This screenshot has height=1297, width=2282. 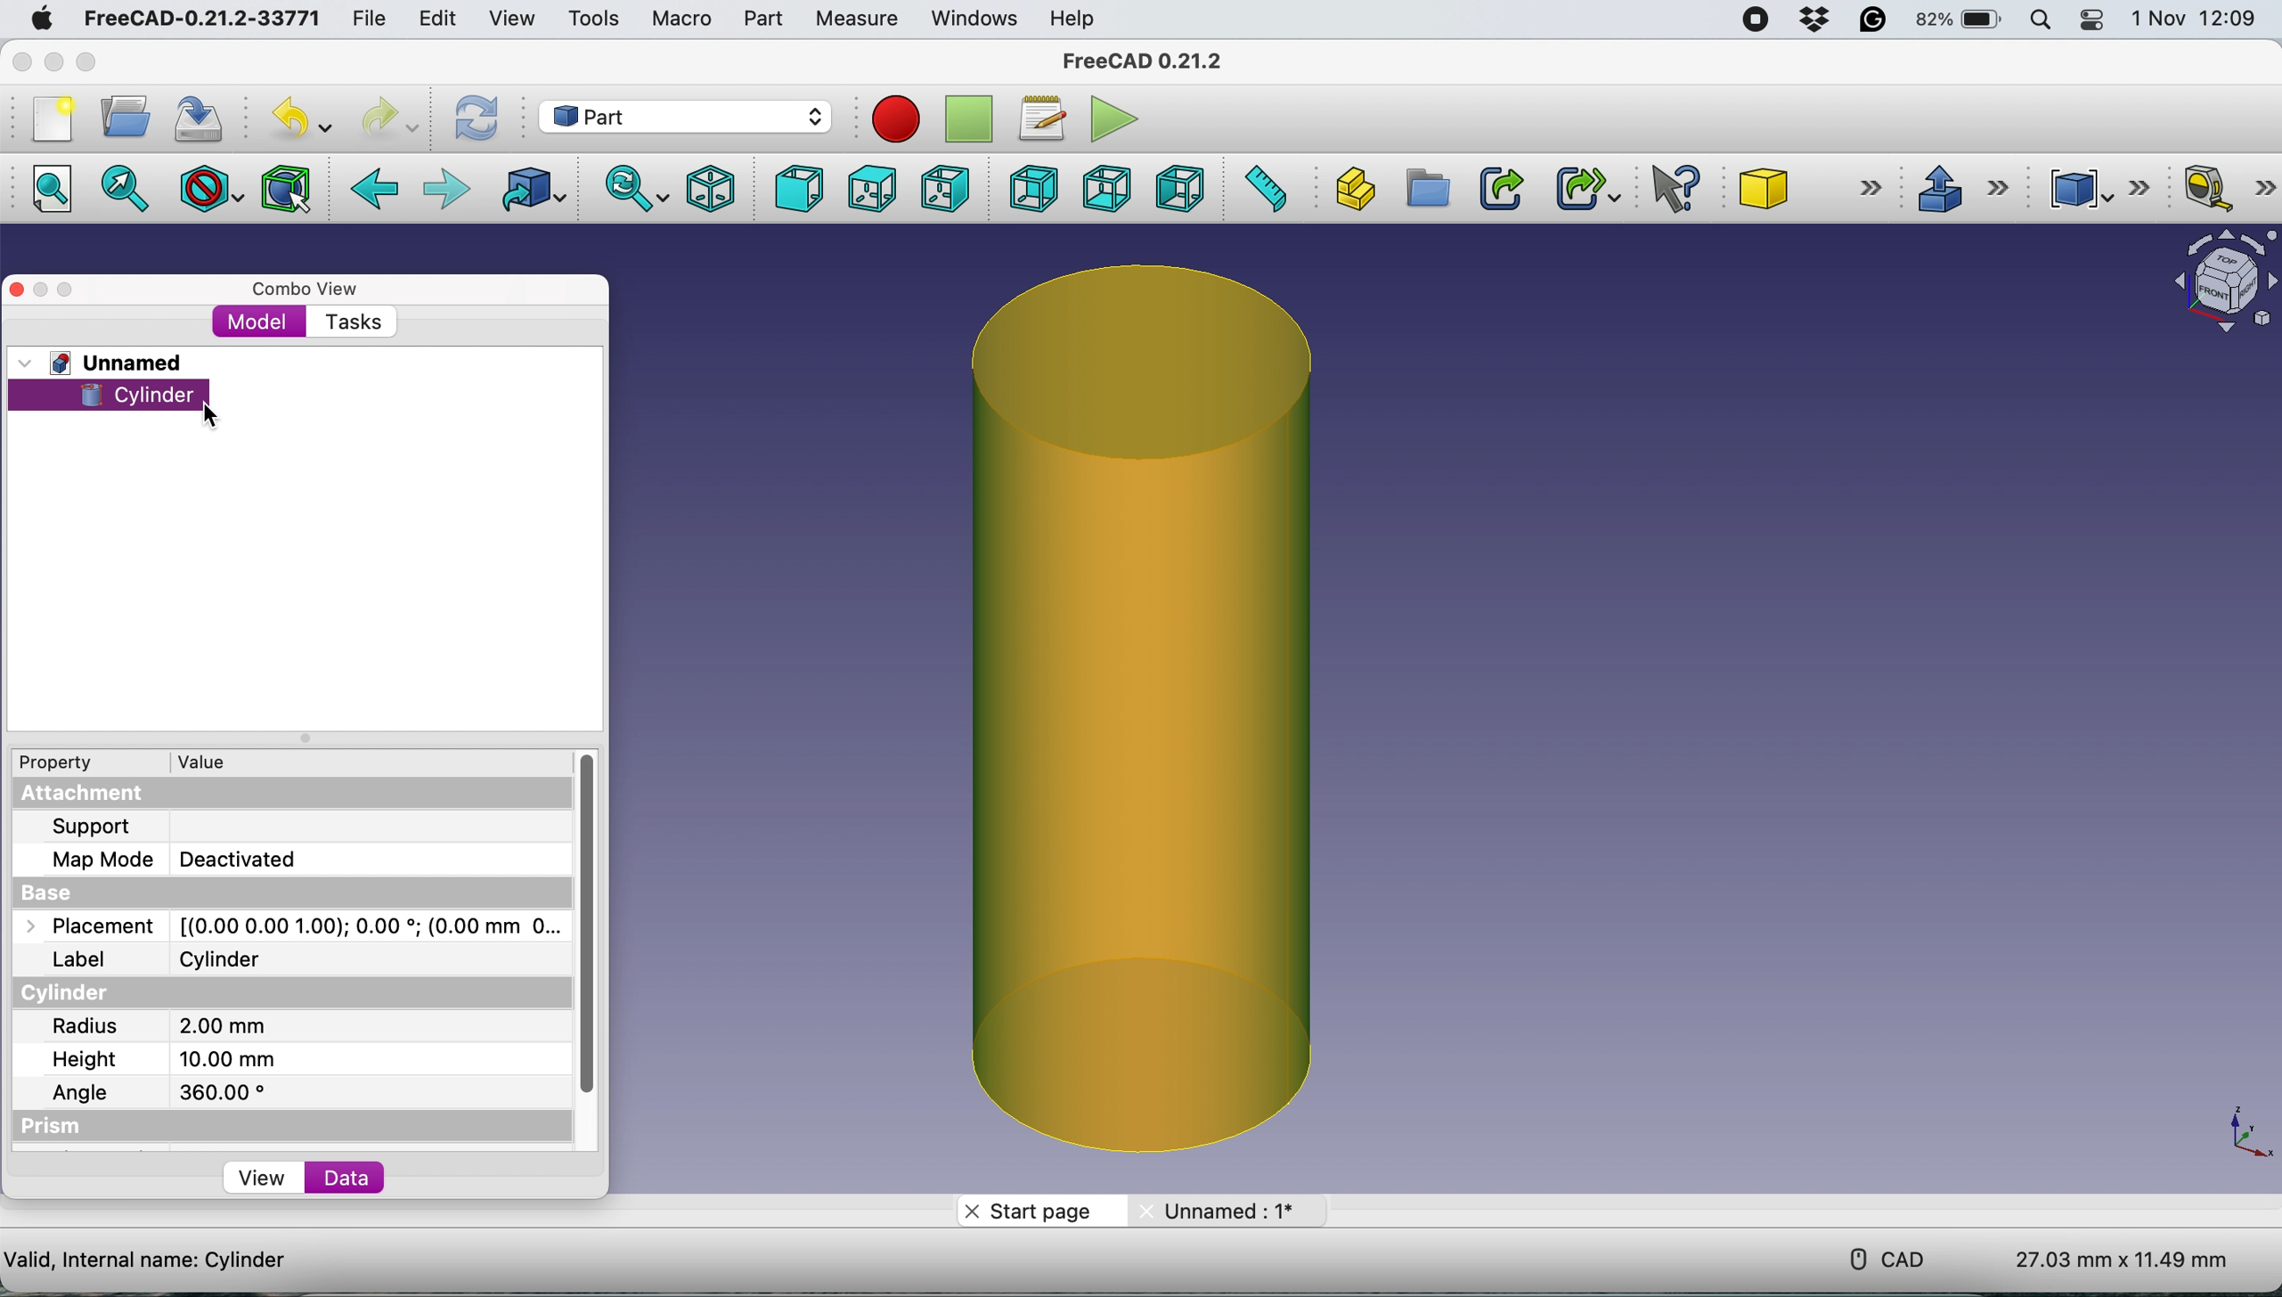 What do you see at coordinates (537, 192) in the screenshot?
I see `go to linked object` at bounding box center [537, 192].